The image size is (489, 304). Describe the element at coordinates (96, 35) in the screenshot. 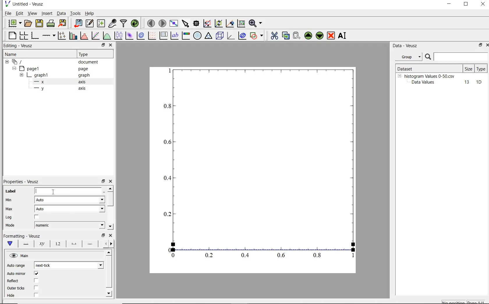

I see `fit a function to data` at that location.